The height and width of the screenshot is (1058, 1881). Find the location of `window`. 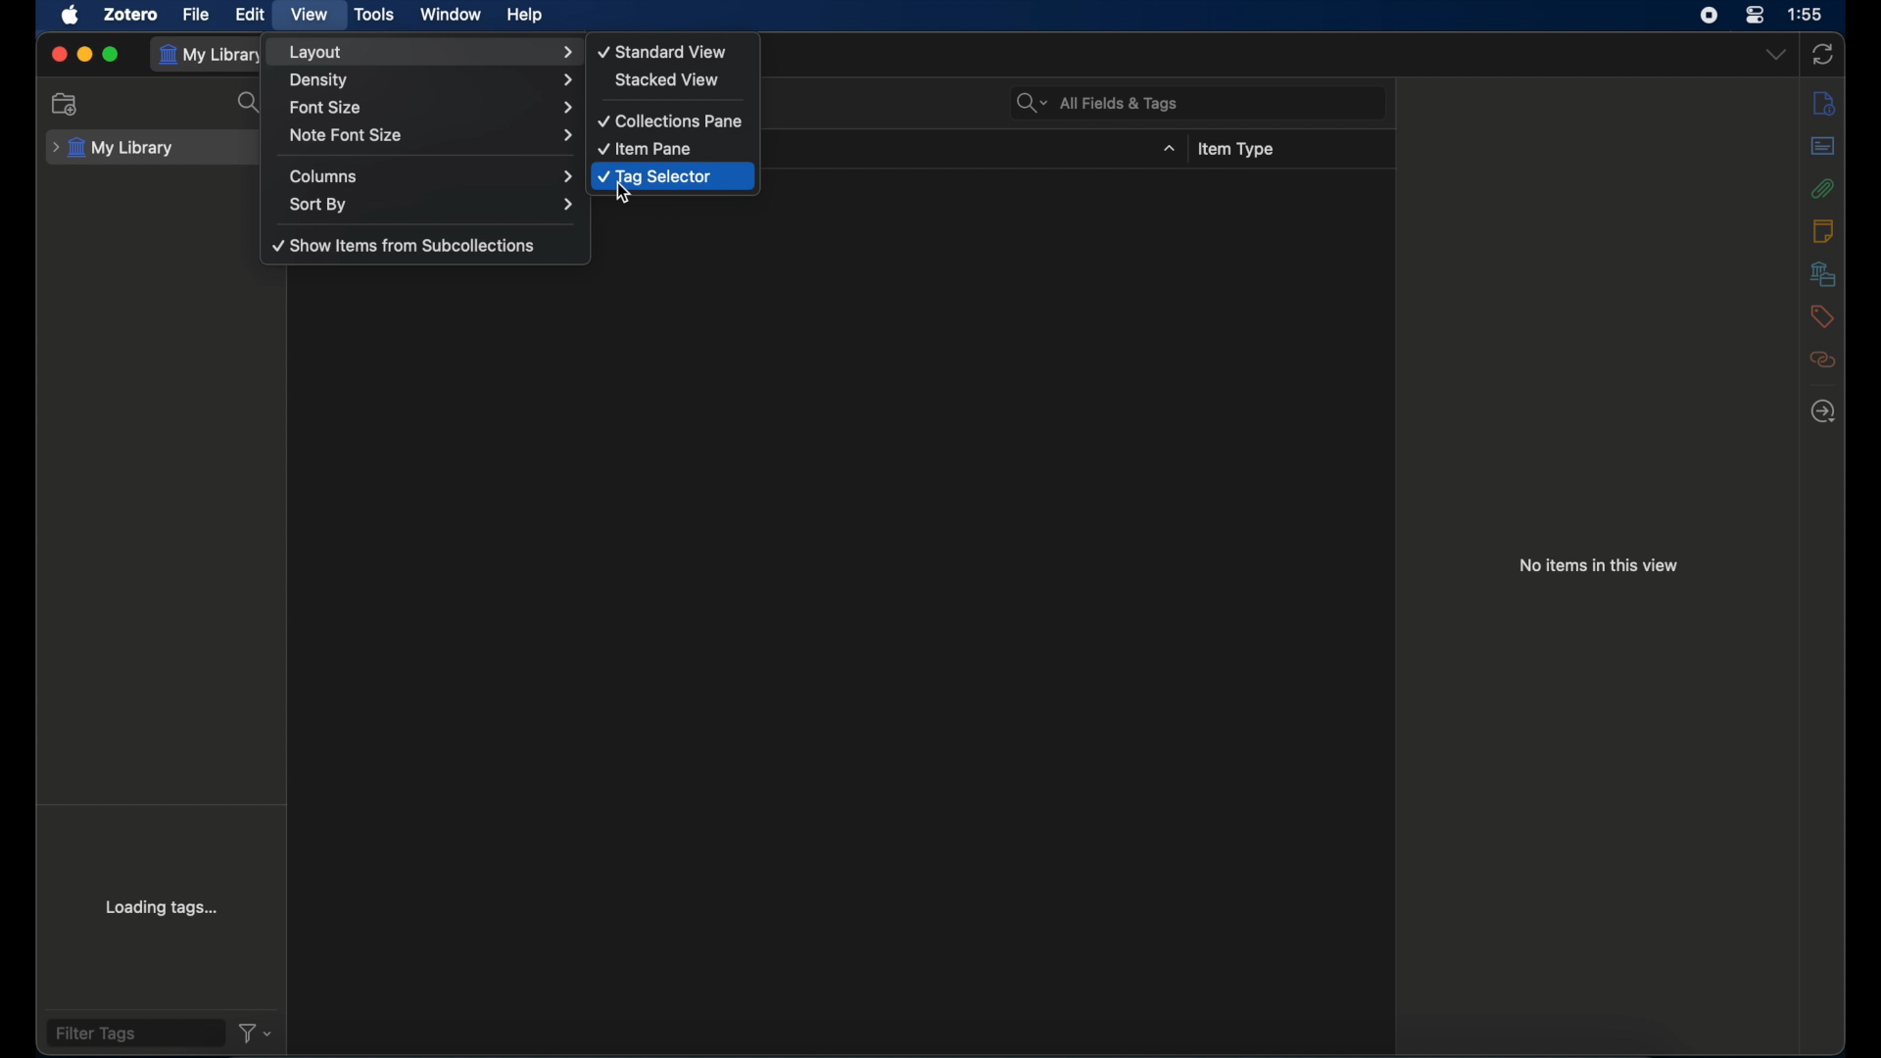

window is located at coordinates (453, 15).